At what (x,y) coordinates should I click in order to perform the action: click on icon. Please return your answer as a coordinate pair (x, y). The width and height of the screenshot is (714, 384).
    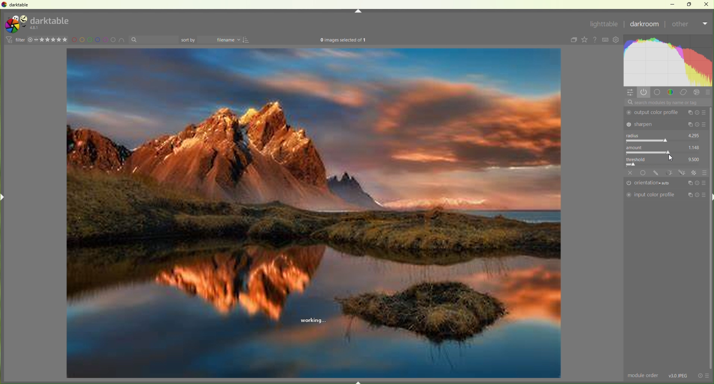
    Looking at the image, I should click on (8, 40).